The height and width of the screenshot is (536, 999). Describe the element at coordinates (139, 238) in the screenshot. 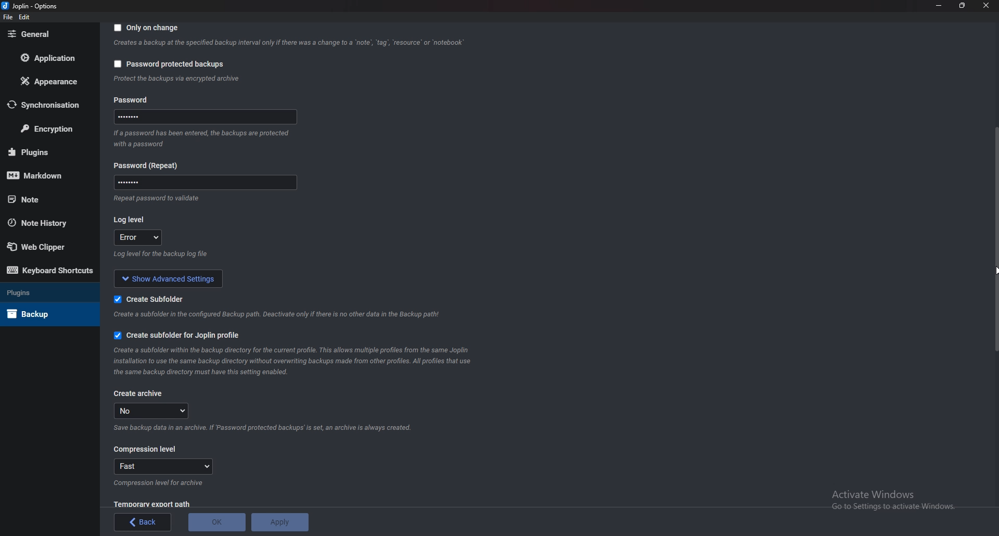

I see `error` at that location.